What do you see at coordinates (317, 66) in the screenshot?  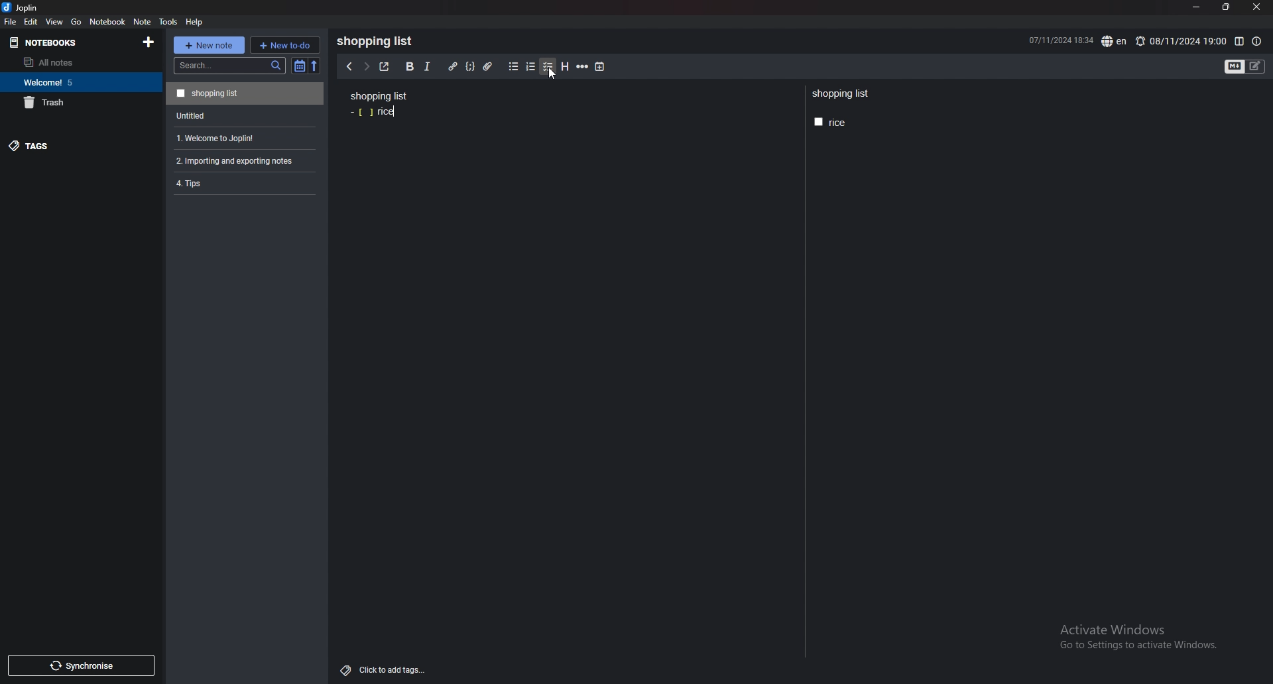 I see `reverse sort order` at bounding box center [317, 66].